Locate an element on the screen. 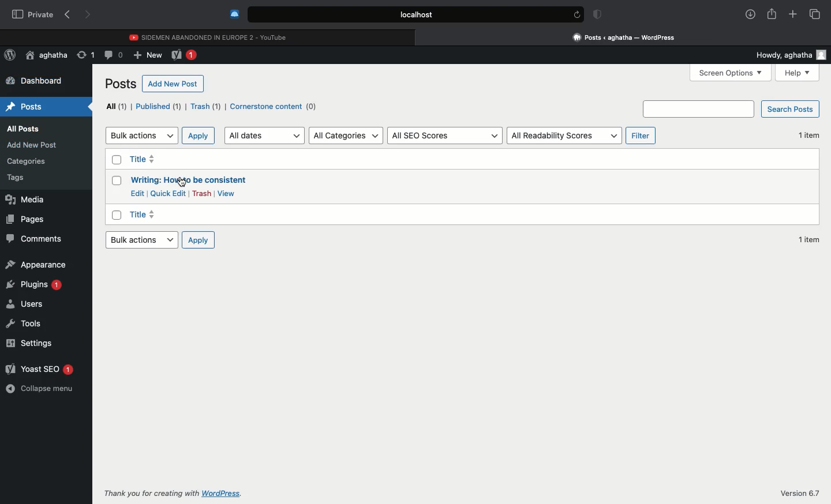  posts is located at coordinates (28, 104).